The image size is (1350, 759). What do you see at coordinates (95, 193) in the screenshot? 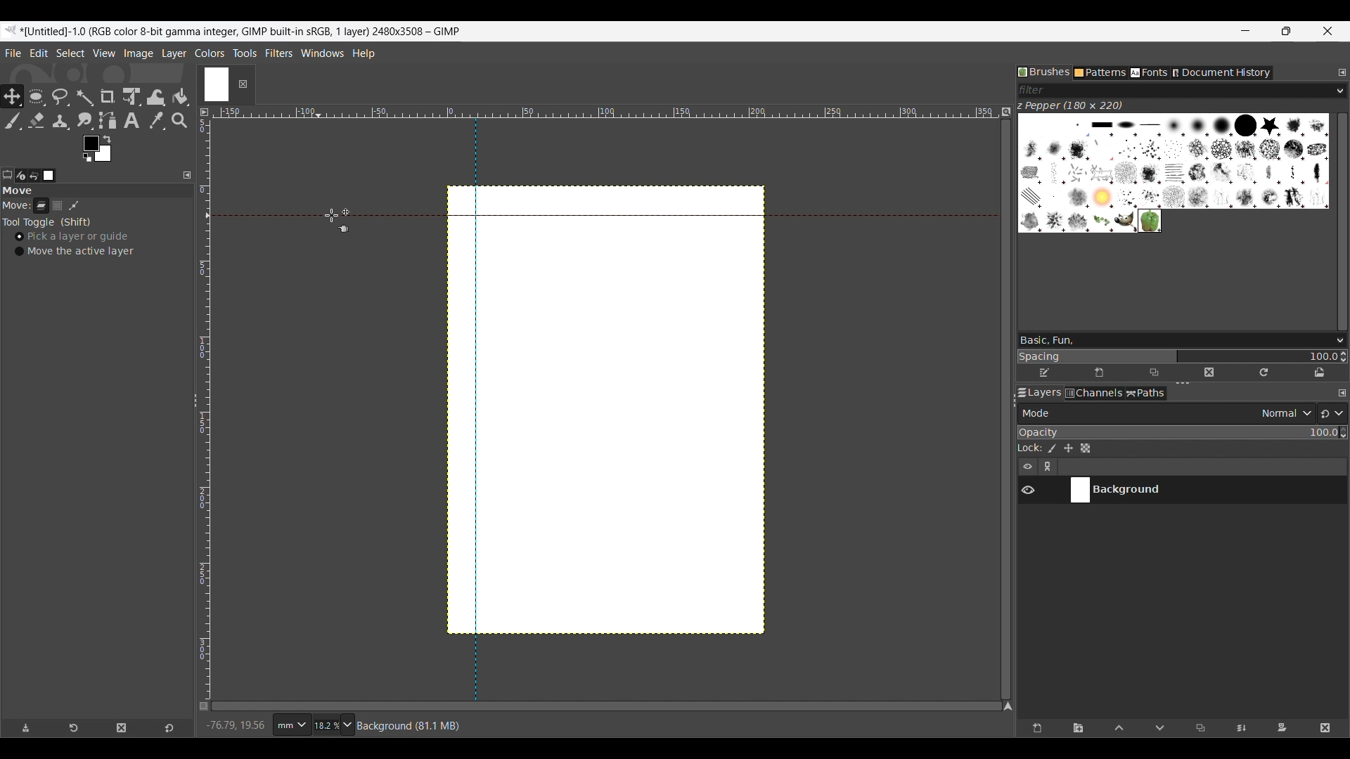
I see `Section title` at bounding box center [95, 193].